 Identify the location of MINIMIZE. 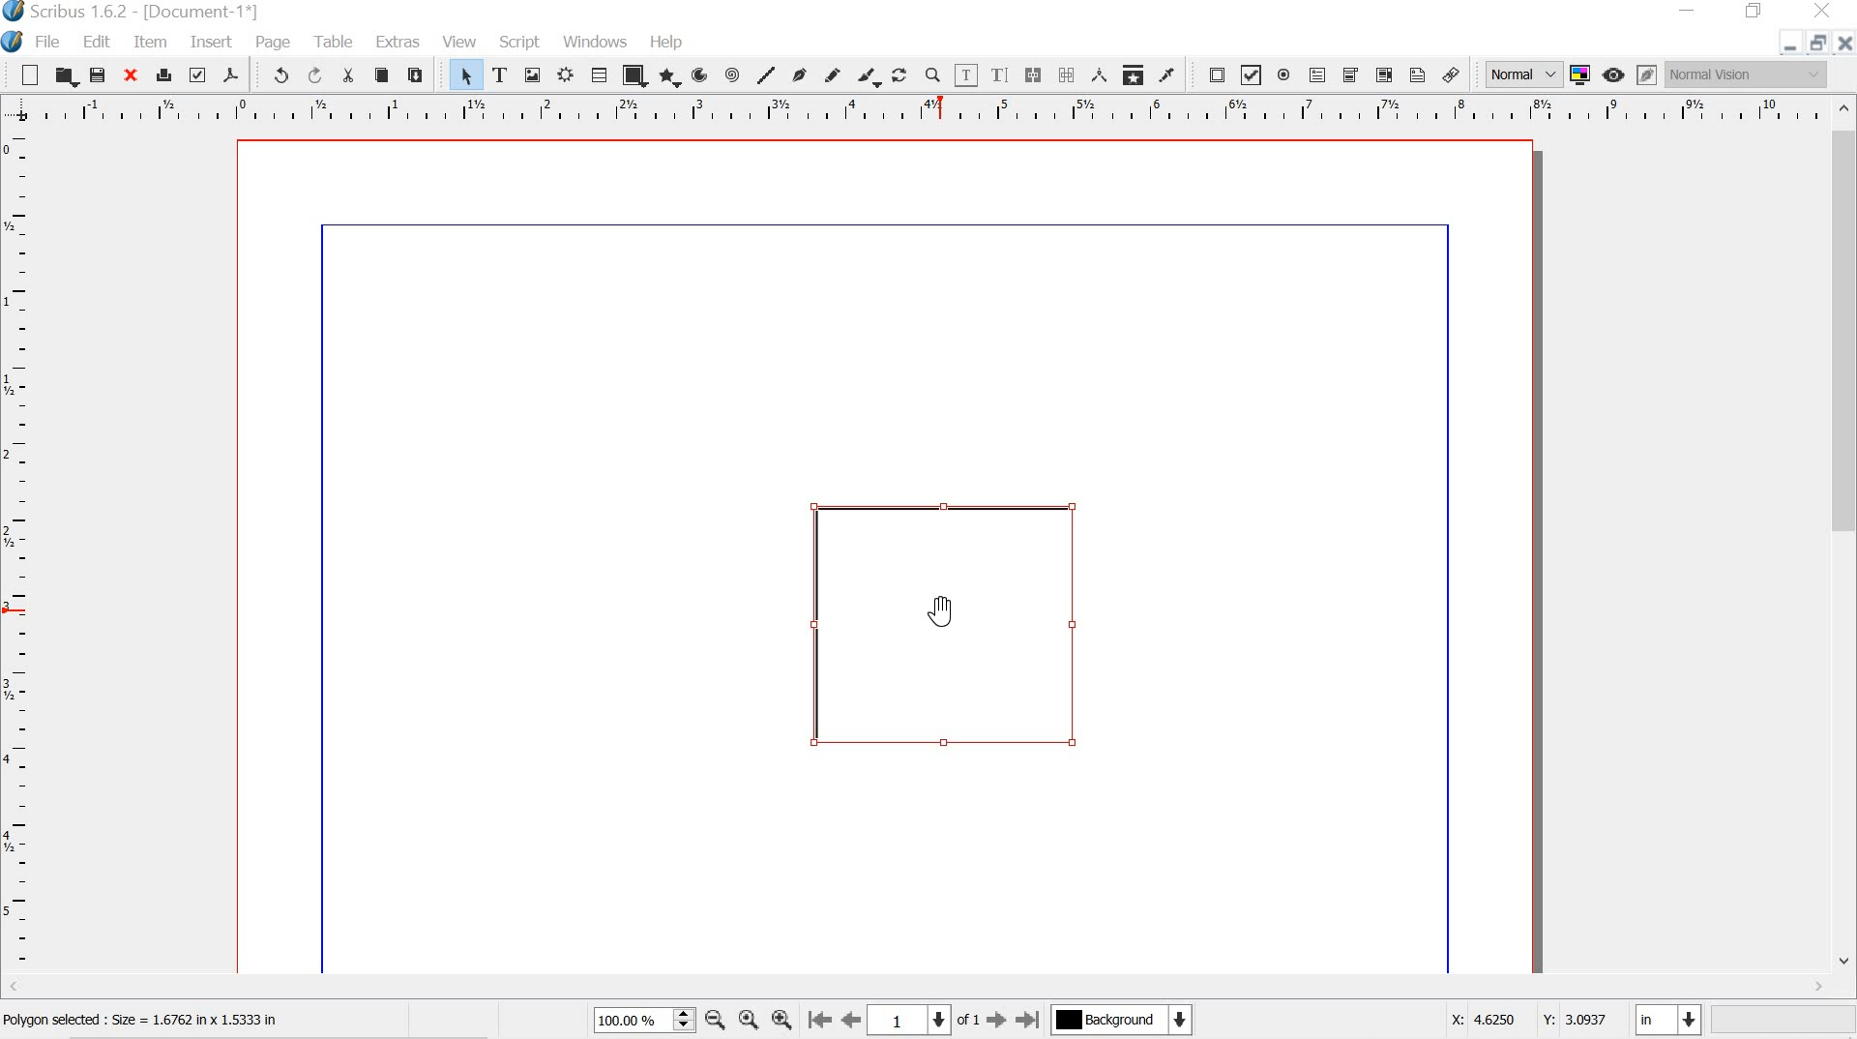
(1783, 49).